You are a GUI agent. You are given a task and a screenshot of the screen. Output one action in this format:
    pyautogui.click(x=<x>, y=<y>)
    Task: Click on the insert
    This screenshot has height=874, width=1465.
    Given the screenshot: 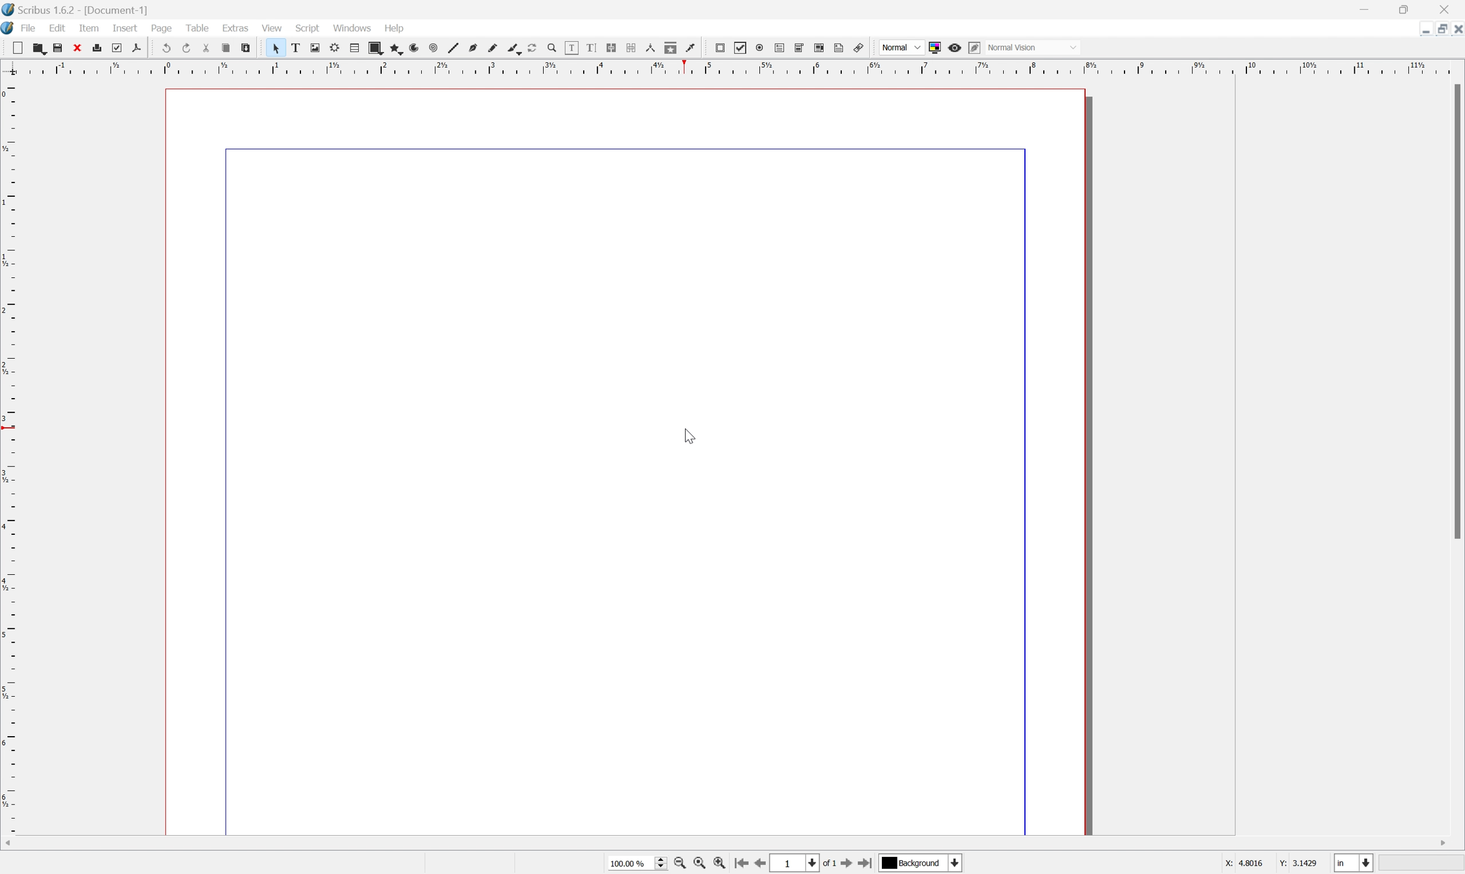 What is the action you would take?
    pyautogui.click(x=126, y=28)
    